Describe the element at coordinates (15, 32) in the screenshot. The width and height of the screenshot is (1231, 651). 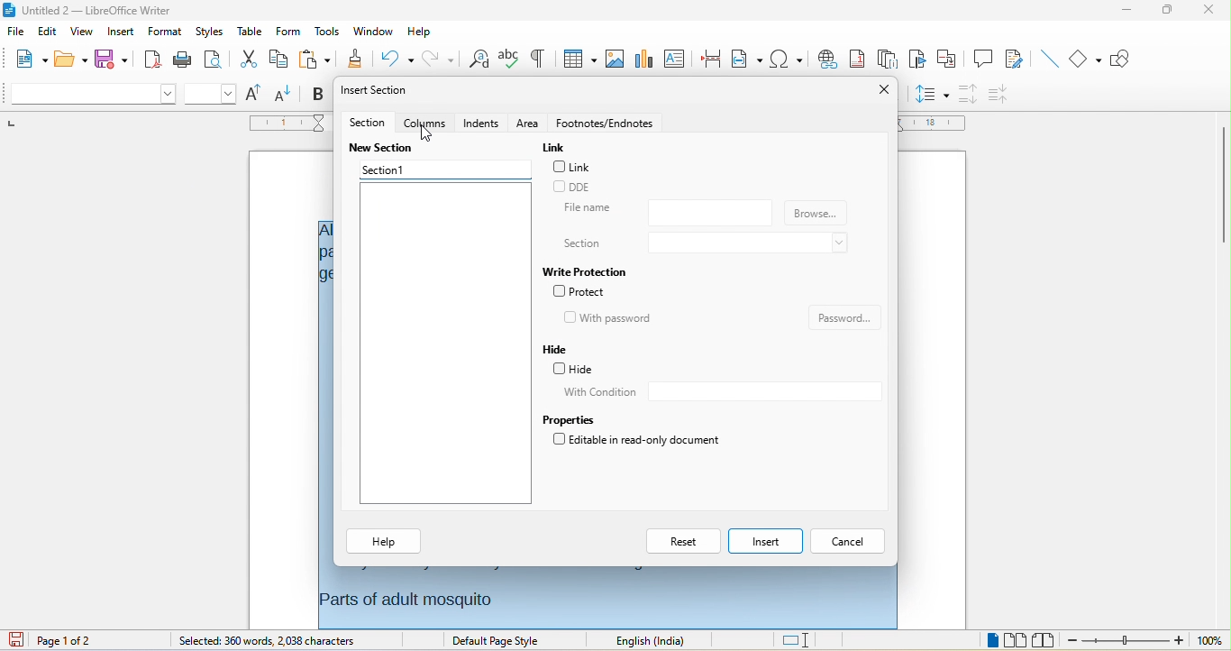
I see `file` at that location.